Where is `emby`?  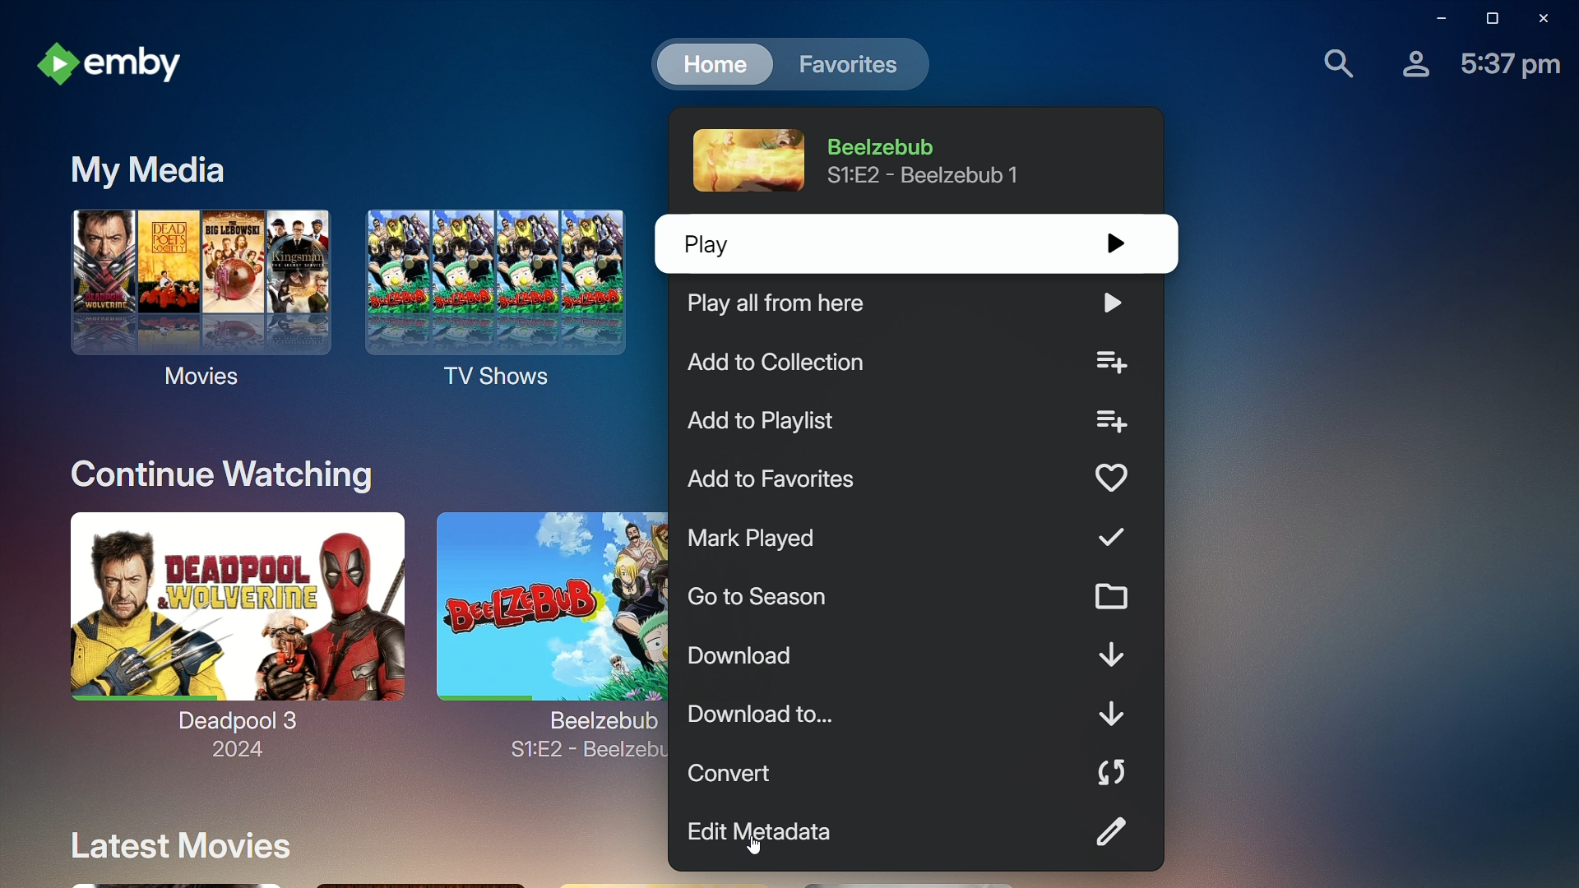 emby is located at coordinates (148, 66).